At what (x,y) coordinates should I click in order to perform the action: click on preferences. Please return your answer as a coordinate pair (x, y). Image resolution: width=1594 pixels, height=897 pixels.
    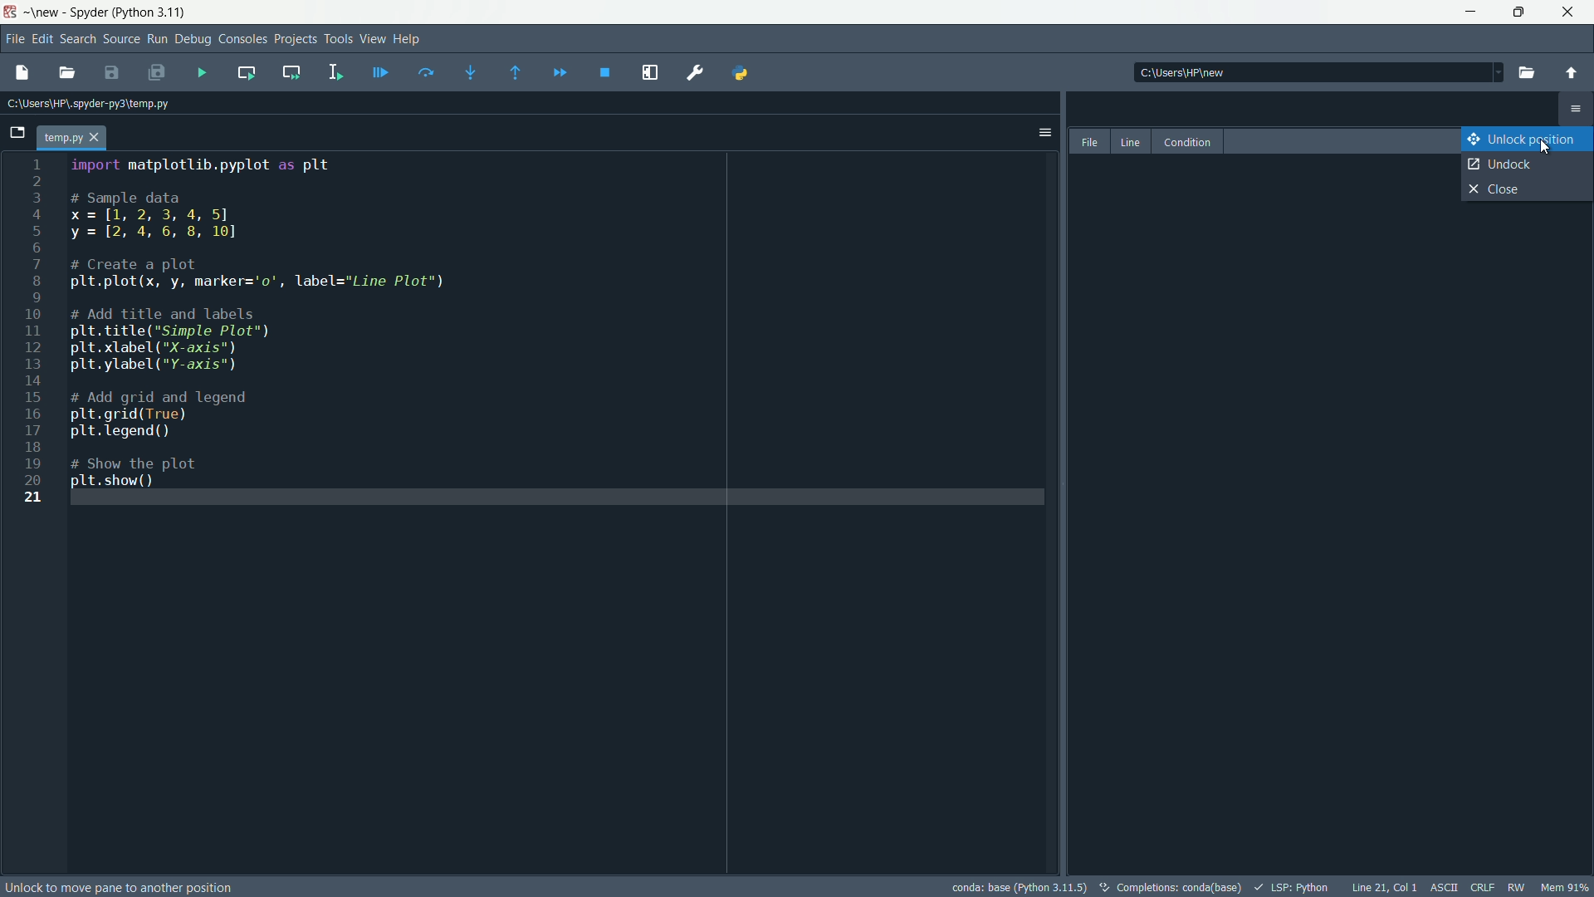
    Looking at the image, I should click on (696, 71).